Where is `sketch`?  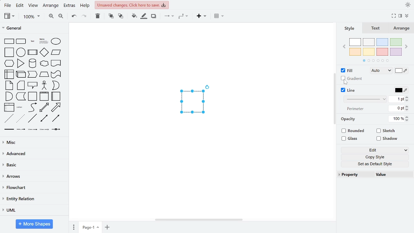
sketch is located at coordinates (386, 131).